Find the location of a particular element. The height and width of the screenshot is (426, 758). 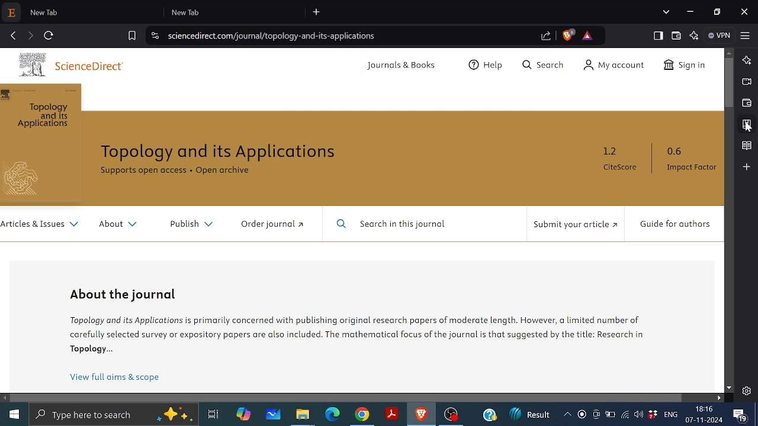

Leo AI is located at coordinates (693, 35).